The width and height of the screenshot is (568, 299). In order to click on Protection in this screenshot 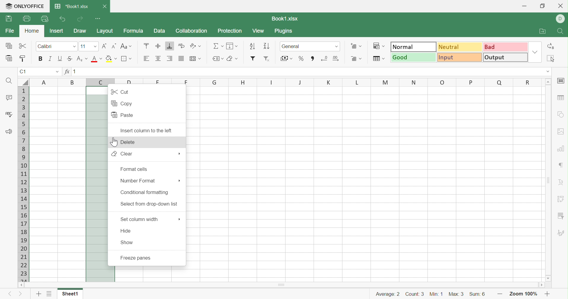, I will do `click(230, 31)`.